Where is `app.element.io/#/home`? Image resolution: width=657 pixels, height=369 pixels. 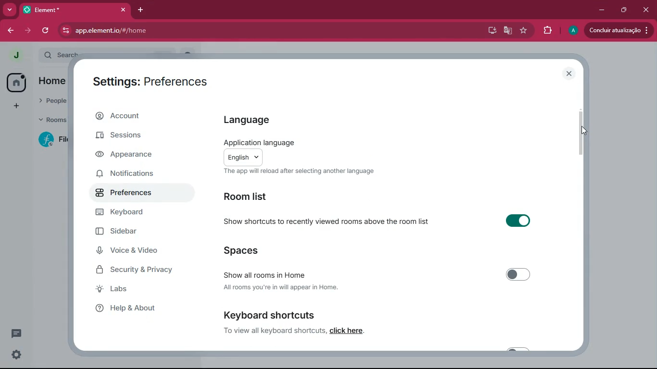 app.element.io/#/home is located at coordinates (238, 31).